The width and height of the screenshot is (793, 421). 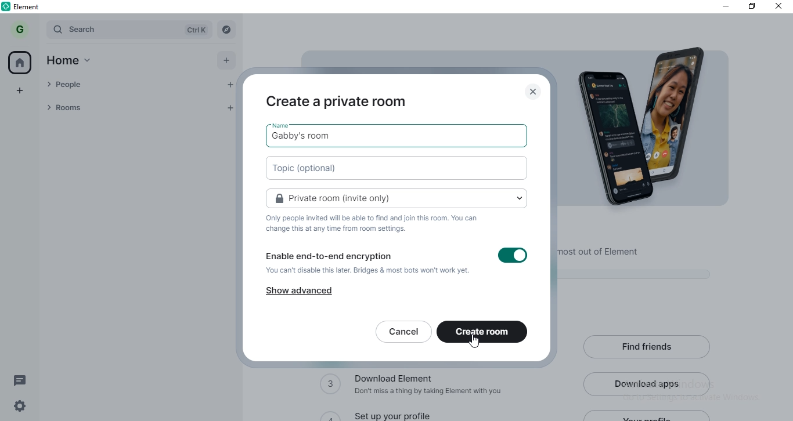 What do you see at coordinates (21, 62) in the screenshot?
I see `home` at bounding box center [21, 62].